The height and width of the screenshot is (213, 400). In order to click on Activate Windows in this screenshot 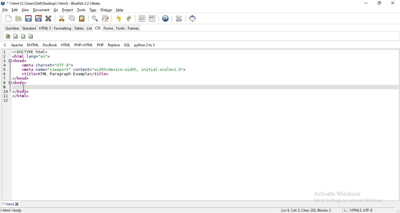, I will do `click(339, 193)`.